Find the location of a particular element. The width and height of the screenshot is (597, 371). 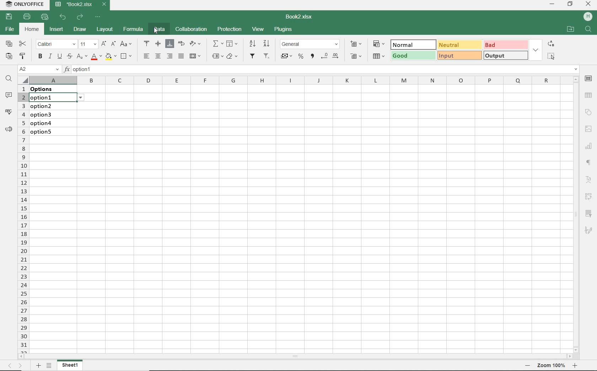

DOCUMENT NAME is located at coordinates (302, 17).